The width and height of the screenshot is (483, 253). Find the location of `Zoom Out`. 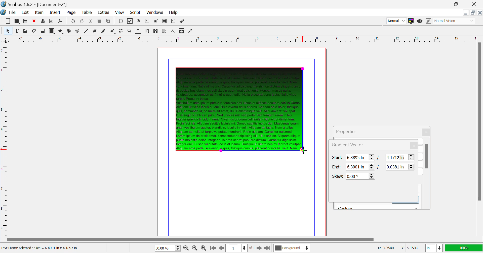

Zoom Out is located at coordinates (187, 248).